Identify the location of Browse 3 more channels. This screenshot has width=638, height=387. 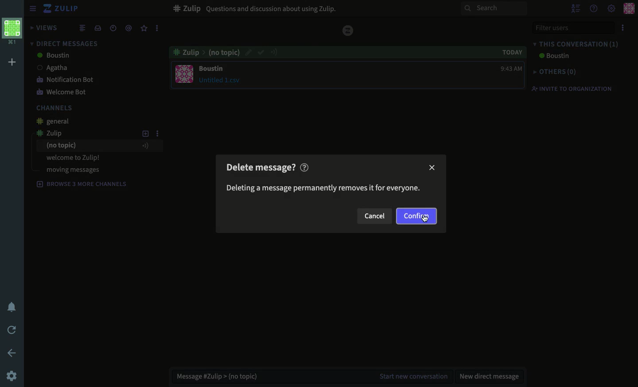
(82, 185).